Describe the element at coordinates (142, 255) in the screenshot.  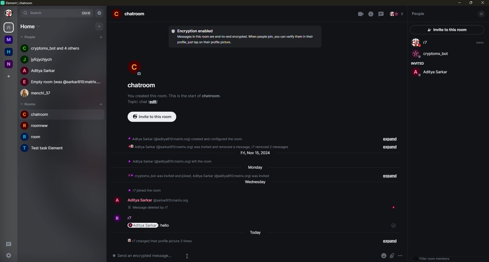
I see ` Send an encrypted message...` at that location.